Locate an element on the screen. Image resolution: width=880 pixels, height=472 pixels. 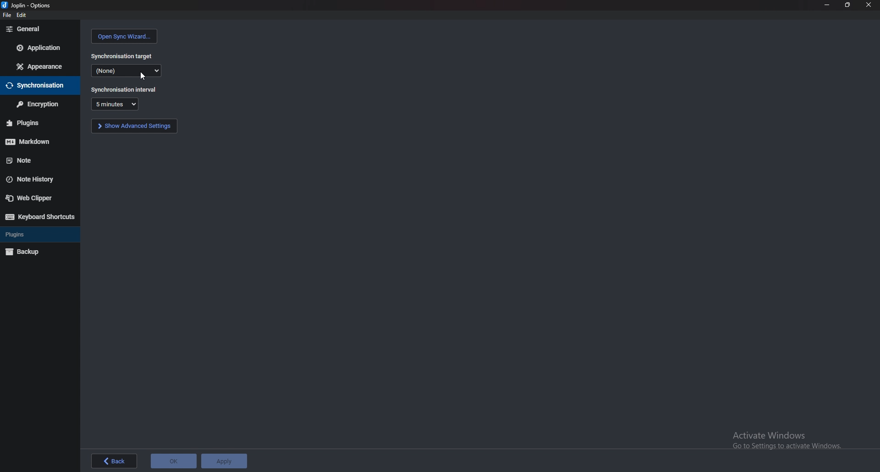
options is located at coordinates (31, 5).